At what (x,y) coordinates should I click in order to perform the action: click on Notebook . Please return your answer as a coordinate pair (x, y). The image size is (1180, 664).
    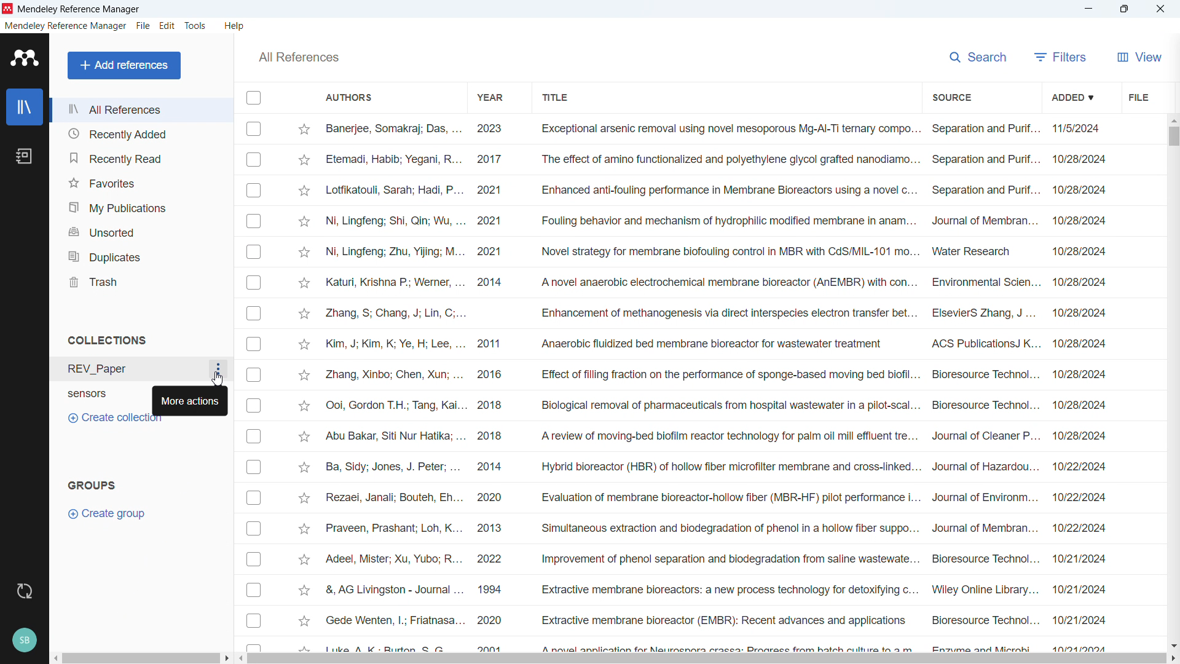
    Looking at the image, I should click on (24, 157).